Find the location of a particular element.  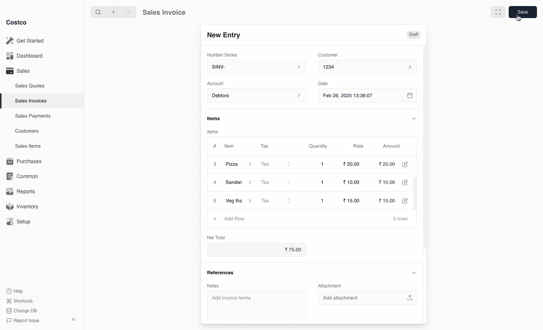

1234 is located at coordinates (367, 67).